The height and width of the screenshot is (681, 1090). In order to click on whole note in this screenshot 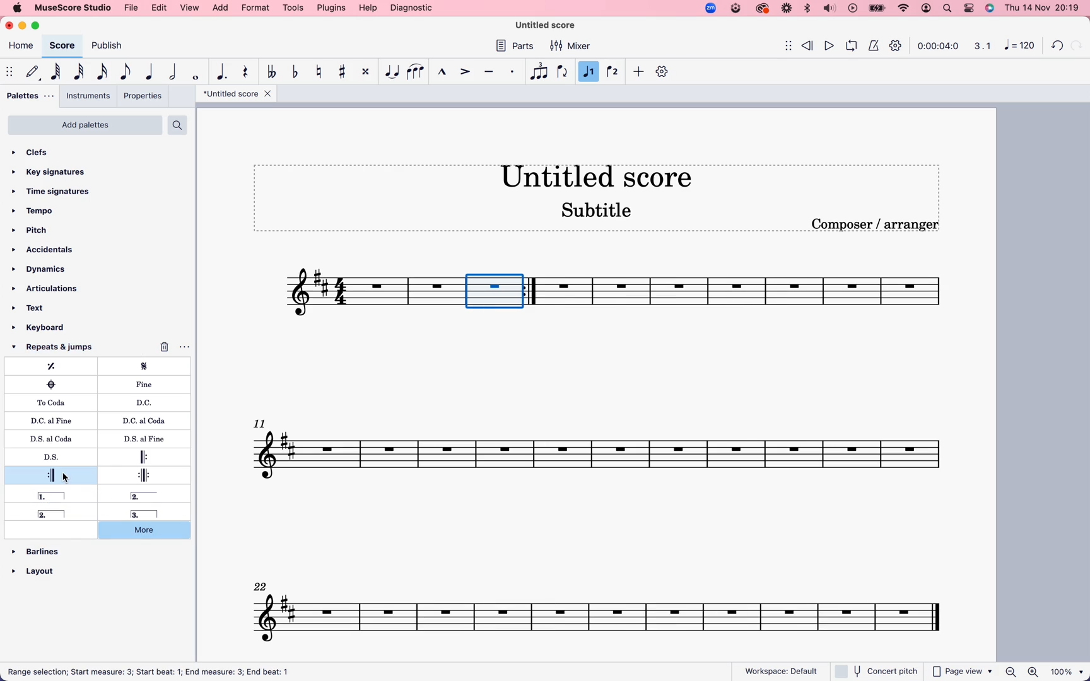, I will do `click(198, 75)`.